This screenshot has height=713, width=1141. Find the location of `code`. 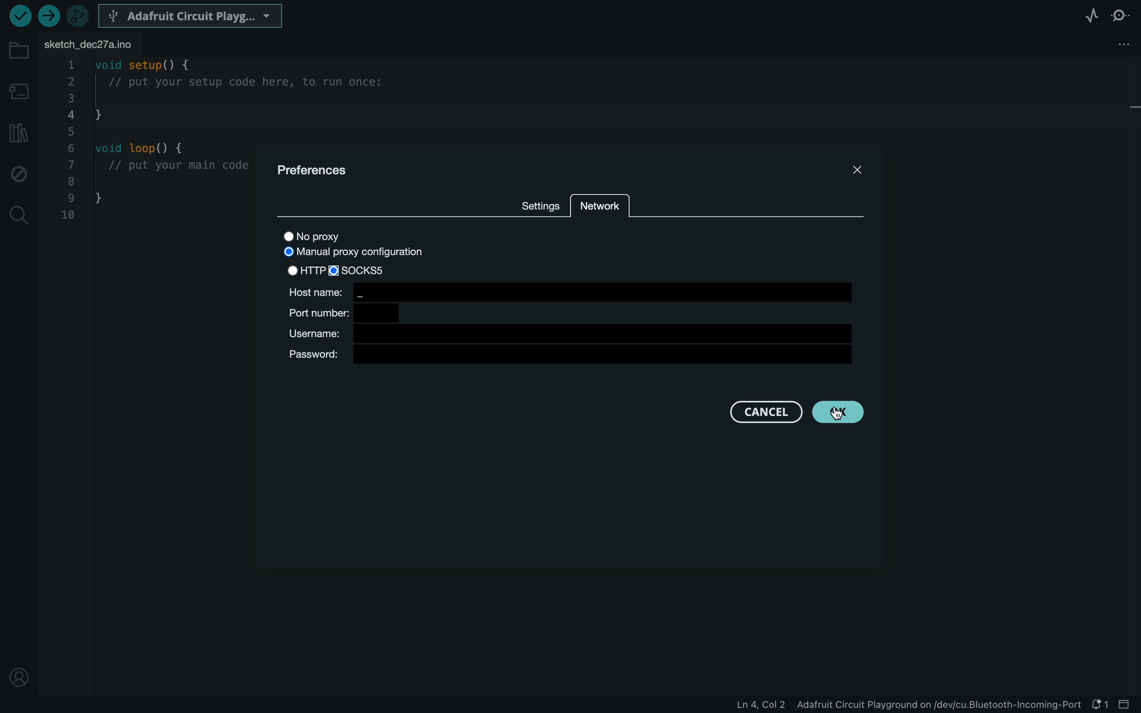

code is located at coordinates (149, 144).